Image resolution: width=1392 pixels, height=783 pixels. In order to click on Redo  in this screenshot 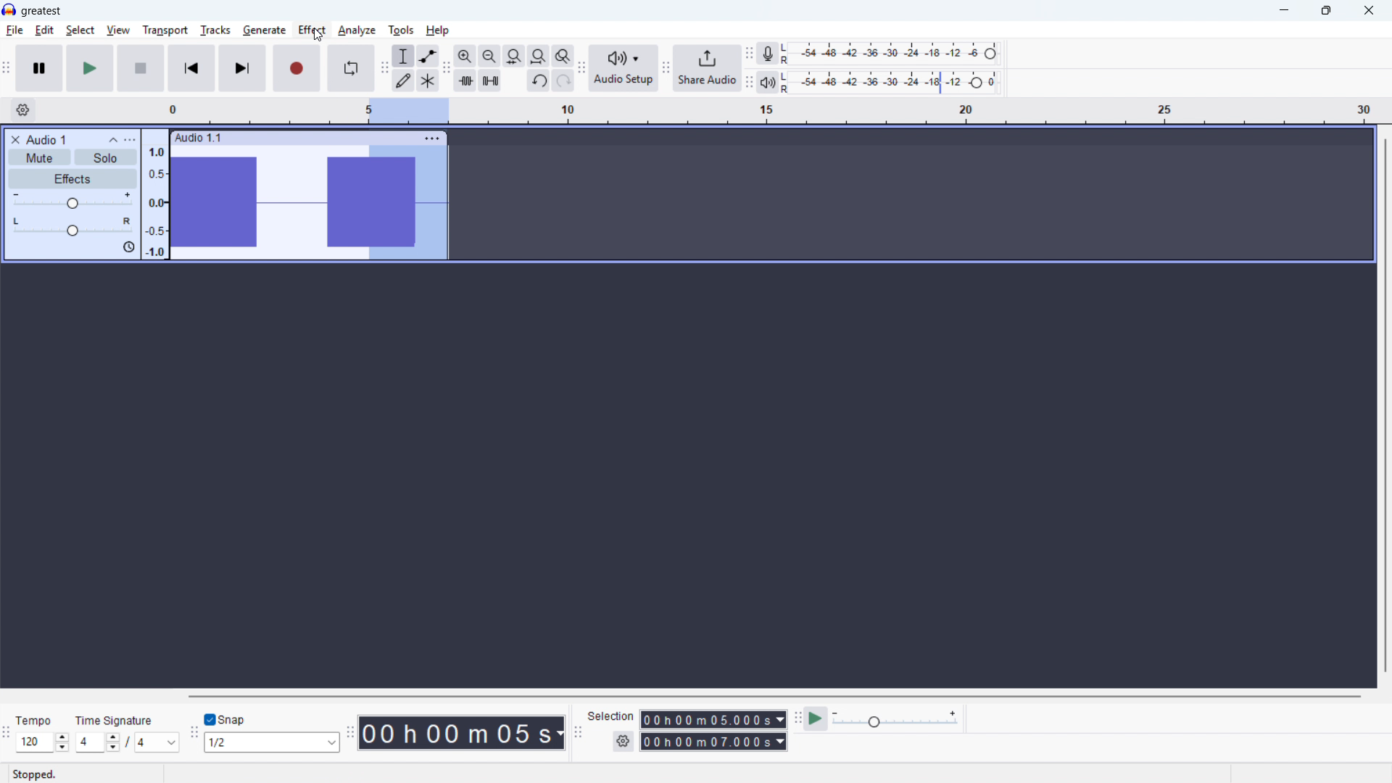, I will do `click(562, 80)`.